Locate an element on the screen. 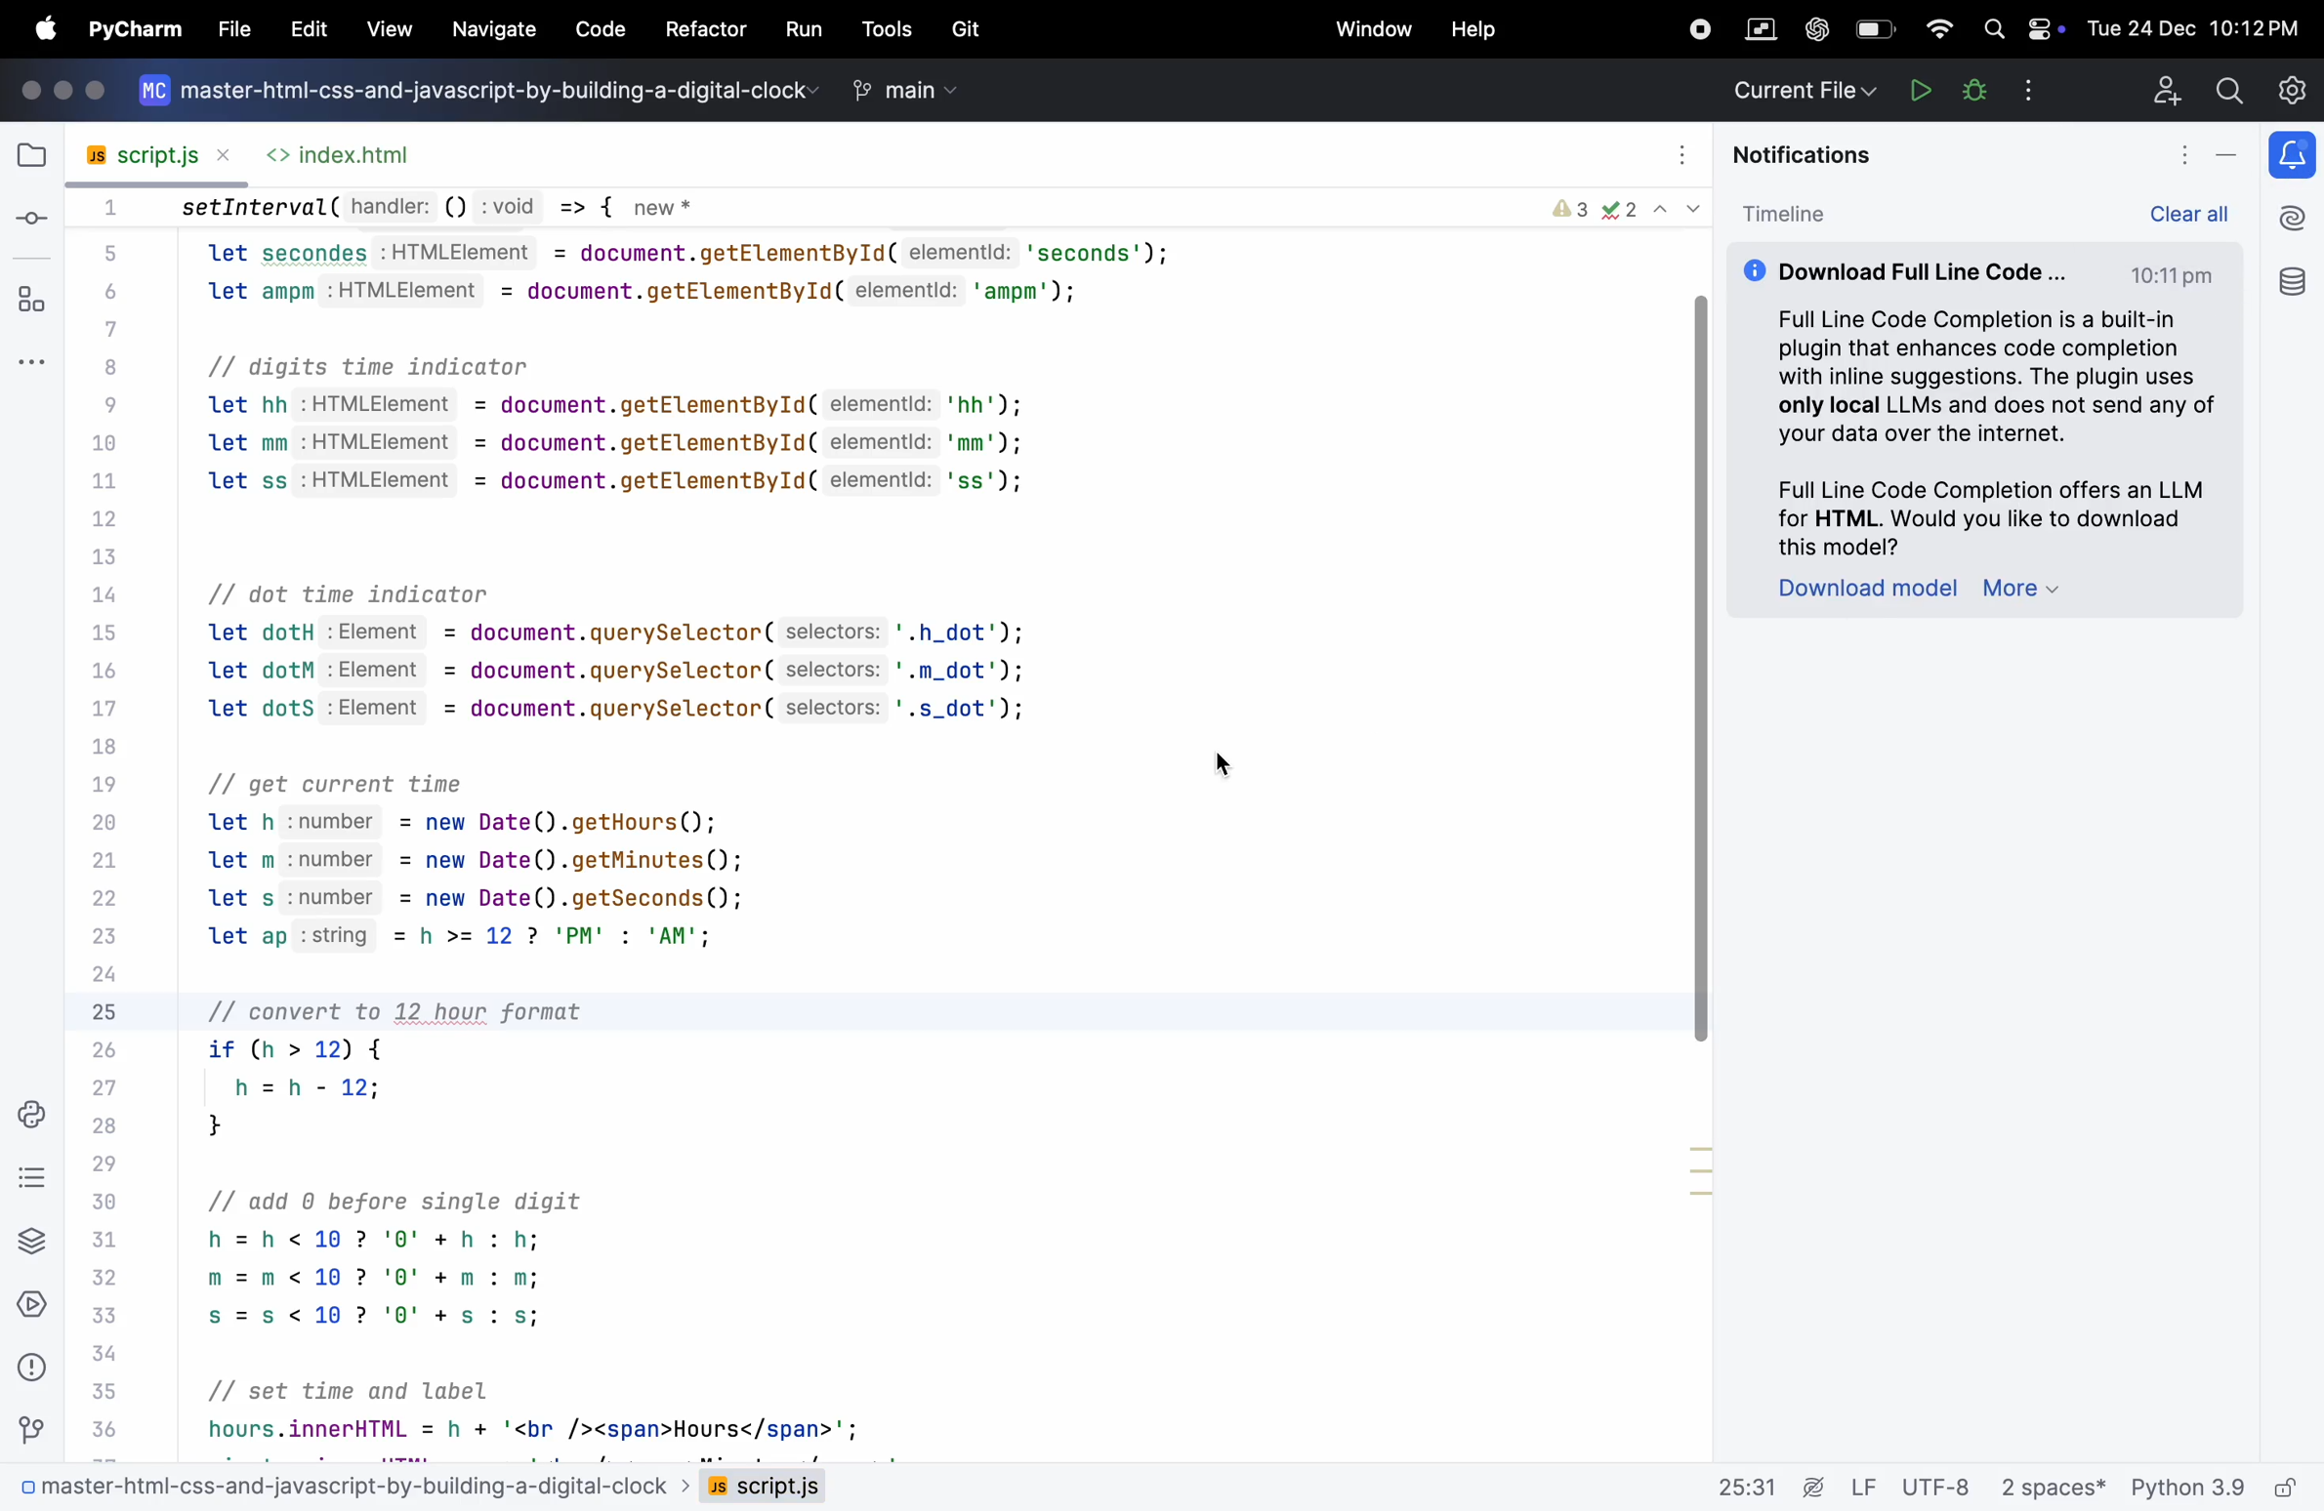 Image resolution: width=2324 pixels, height=1511 pixels. index.html is located at coordinates (352, 151).